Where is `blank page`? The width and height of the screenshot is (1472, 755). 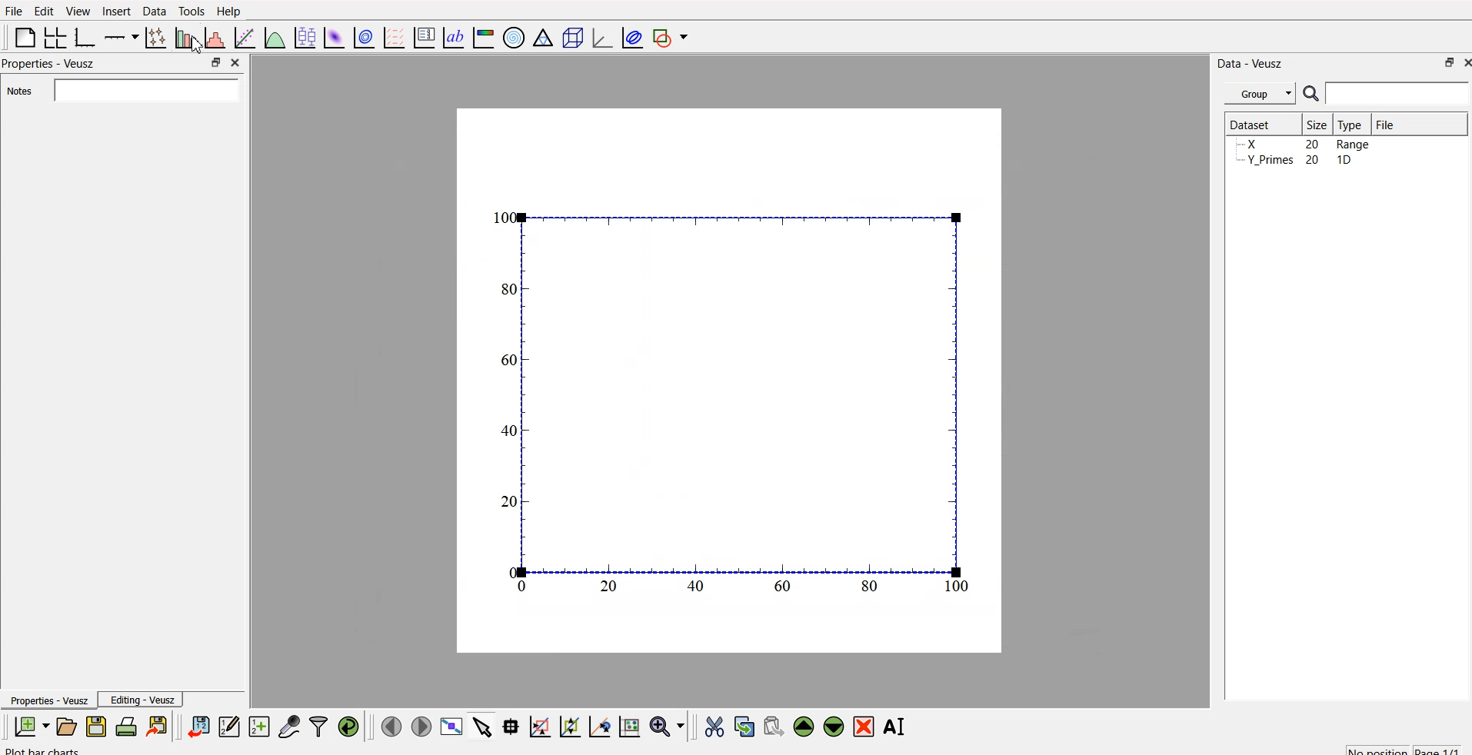 blank page is located at coordinates (21, 37).